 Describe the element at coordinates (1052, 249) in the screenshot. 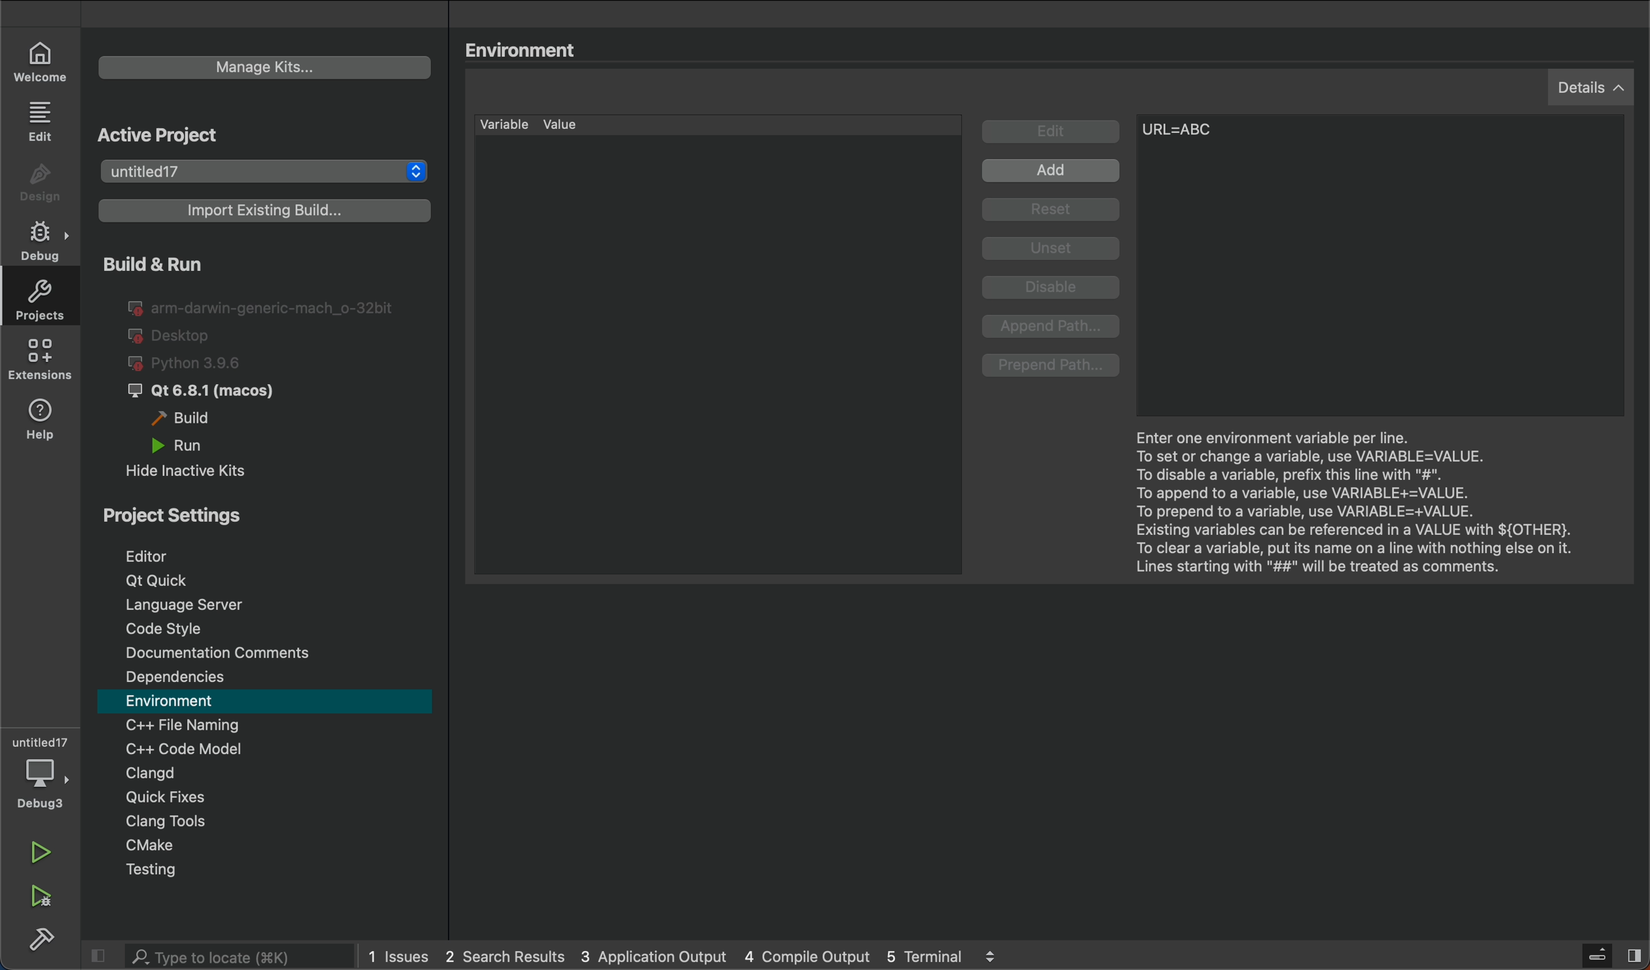

I see `Unset` at that location.